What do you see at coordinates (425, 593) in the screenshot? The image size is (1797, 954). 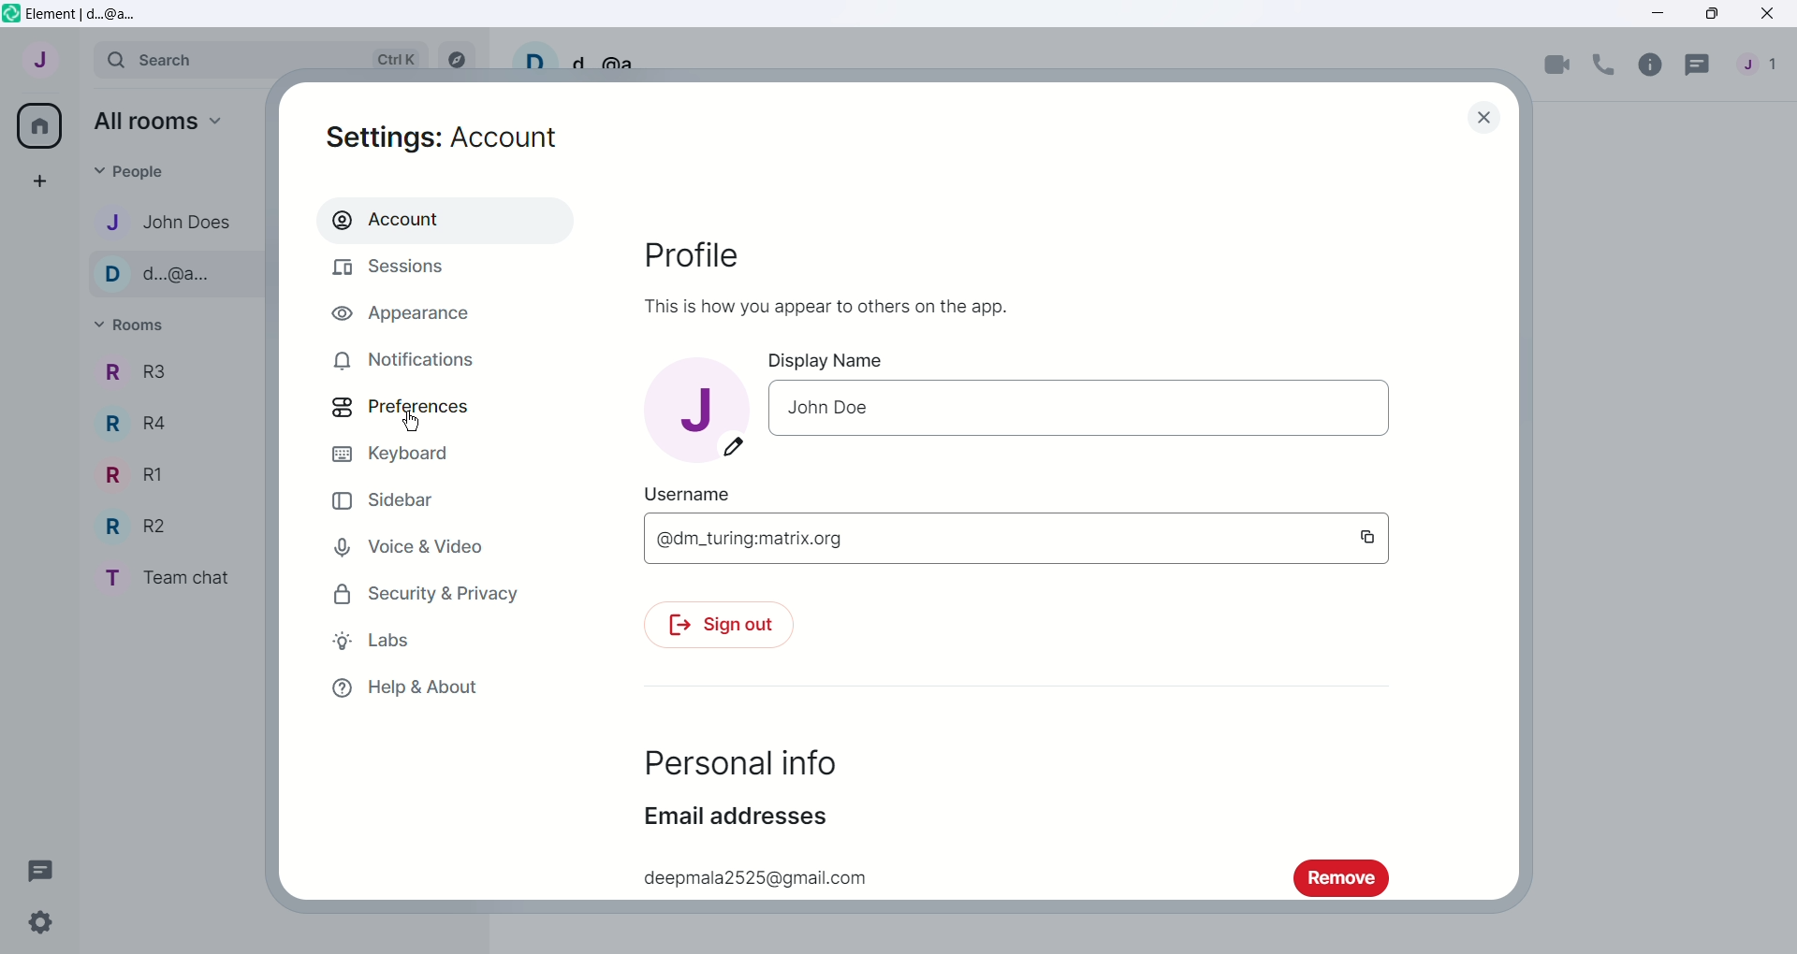 I see `Security and Privacy` at bounding box center [425, 593].